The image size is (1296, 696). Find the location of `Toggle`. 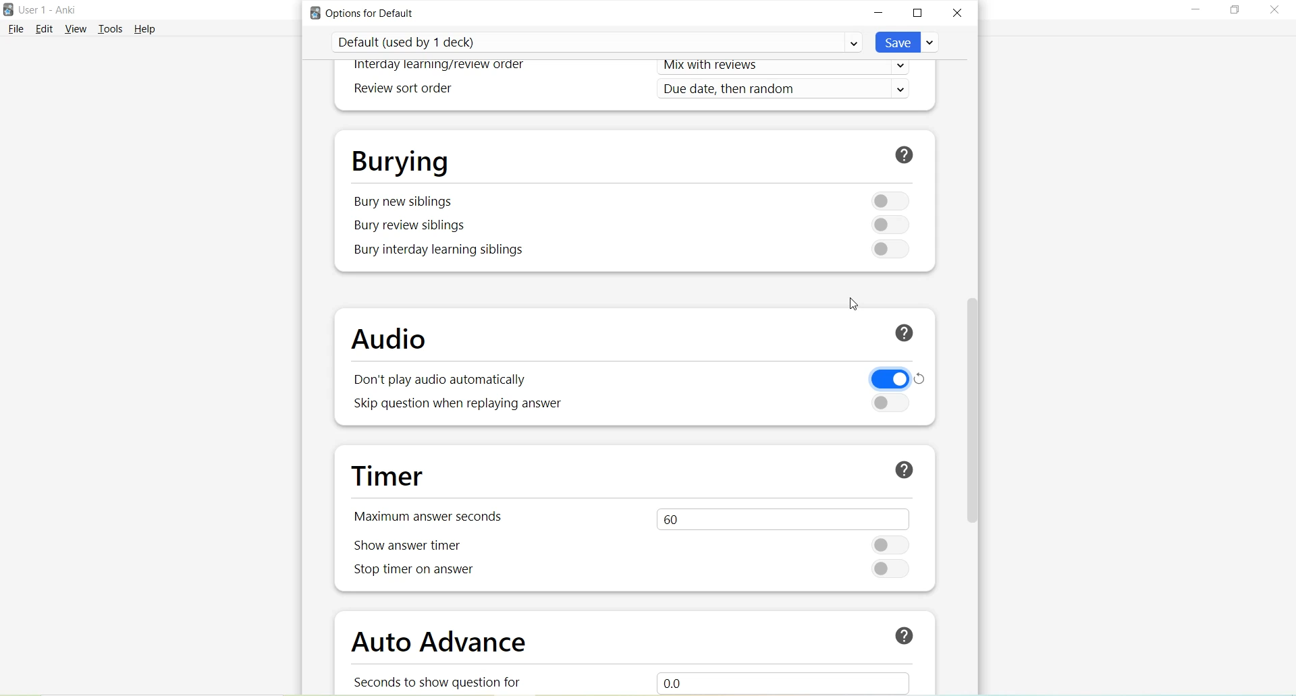

Toggle is located at coordinates (894, 544).